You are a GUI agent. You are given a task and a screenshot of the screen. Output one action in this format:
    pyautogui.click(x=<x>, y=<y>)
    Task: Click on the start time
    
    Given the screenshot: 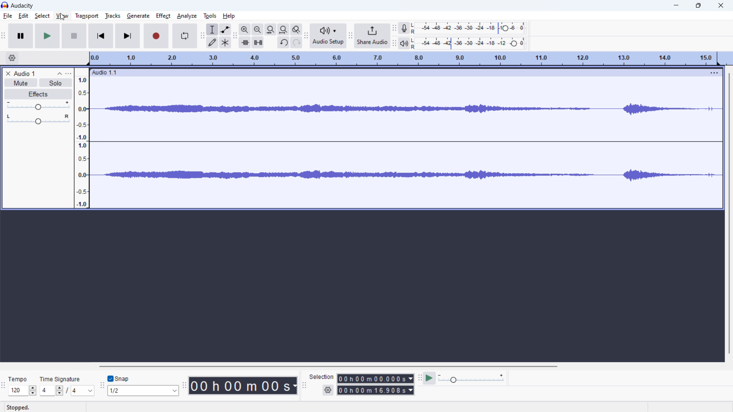 What is the action you would take?
    pyautogui.click(x=375, y=379)
    